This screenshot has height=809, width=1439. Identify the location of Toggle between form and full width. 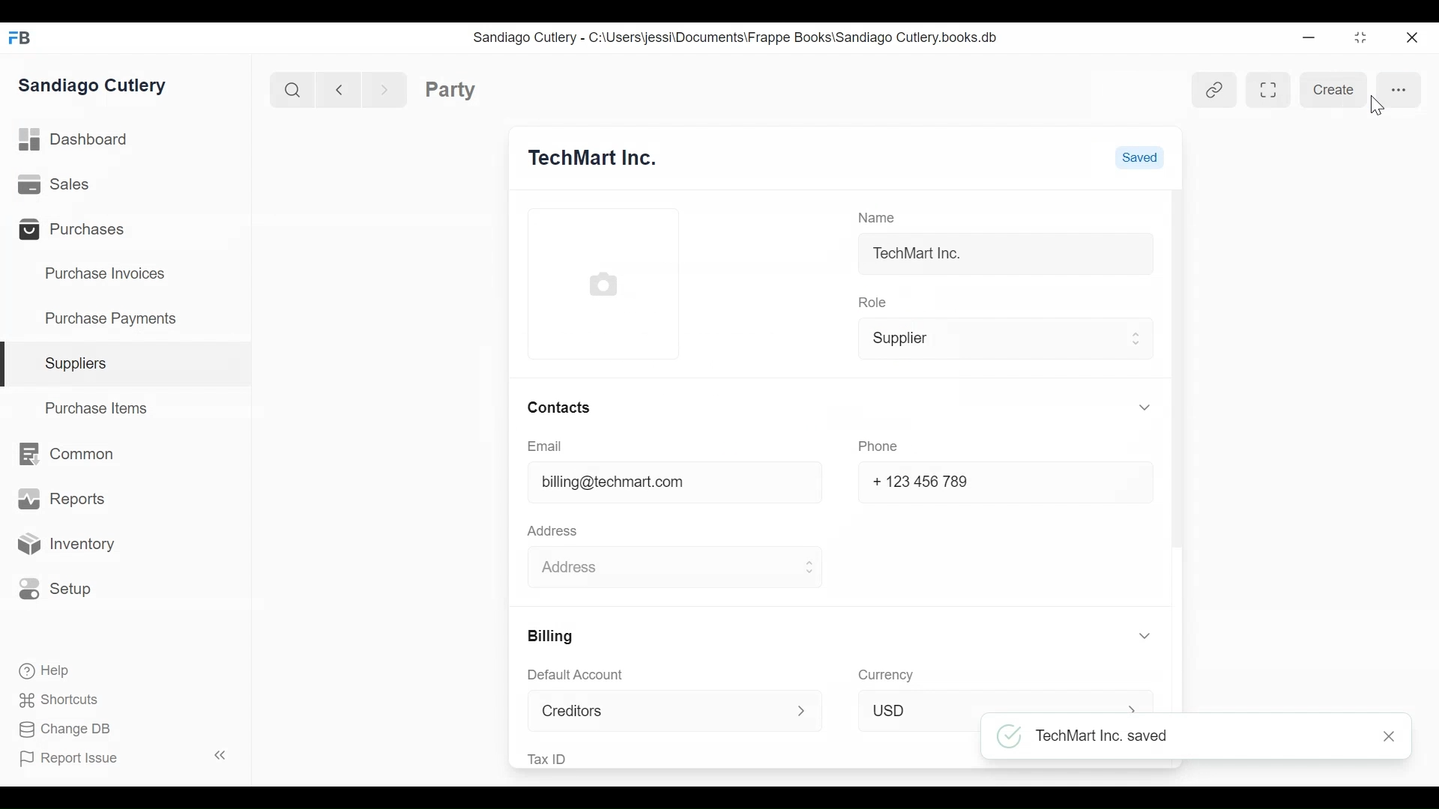
(1272, 92).